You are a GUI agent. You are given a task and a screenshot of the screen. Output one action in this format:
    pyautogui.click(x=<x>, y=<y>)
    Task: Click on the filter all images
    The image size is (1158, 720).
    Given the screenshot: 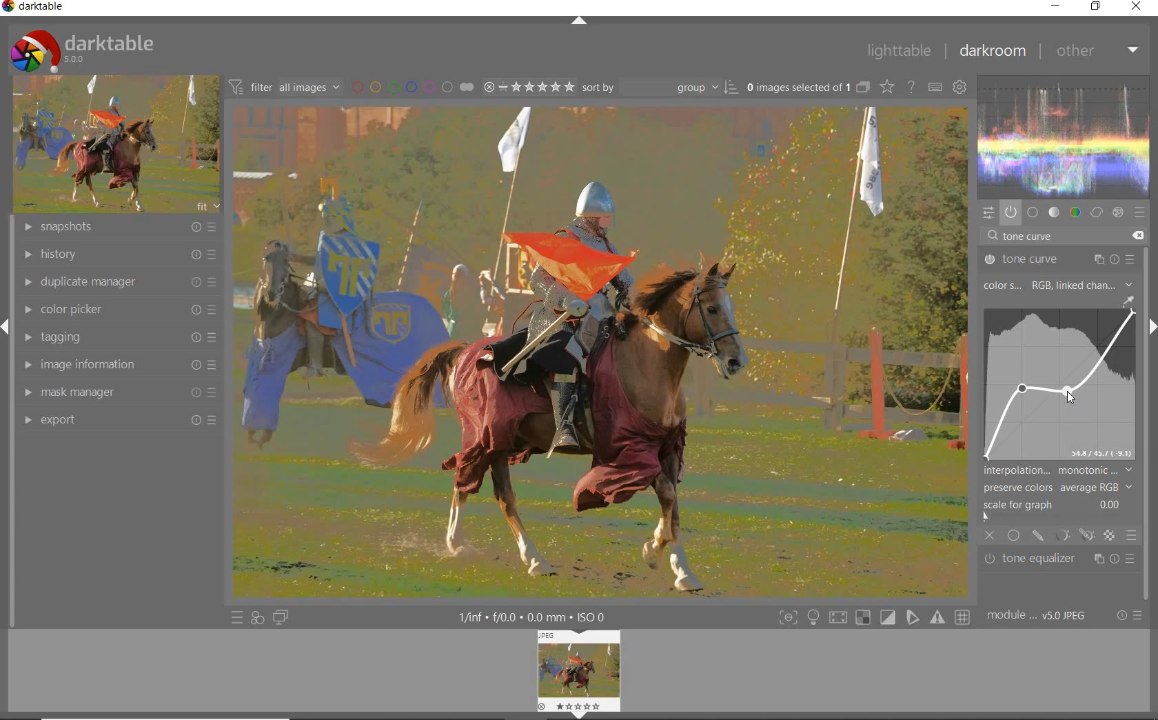 What is the action you would take?
    pyautogui.click(x=284, y=87)
    